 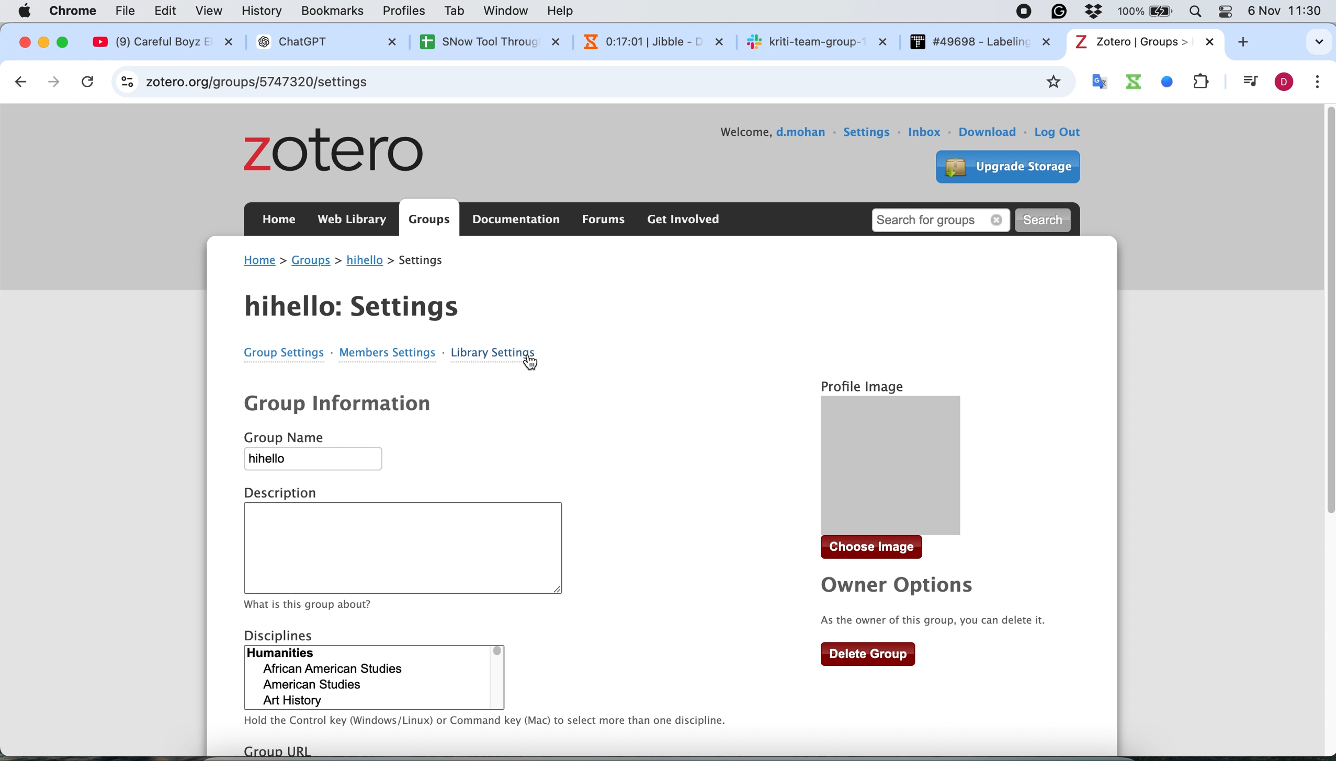 I want to click on sk kriti-team-group-~  X, so click(x=816, y=41).